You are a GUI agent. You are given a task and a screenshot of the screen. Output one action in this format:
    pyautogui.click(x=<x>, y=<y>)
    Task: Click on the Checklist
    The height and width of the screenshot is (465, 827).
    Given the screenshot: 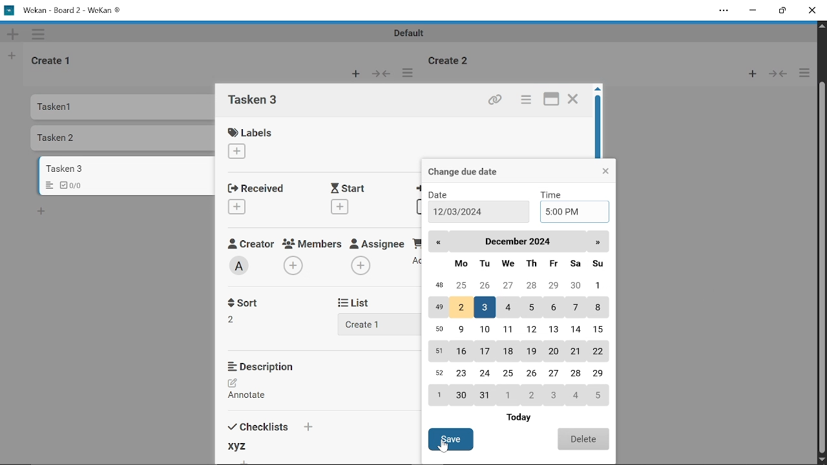 What is the action you would take?
    pyautogui.click(x=76, y=185)
    